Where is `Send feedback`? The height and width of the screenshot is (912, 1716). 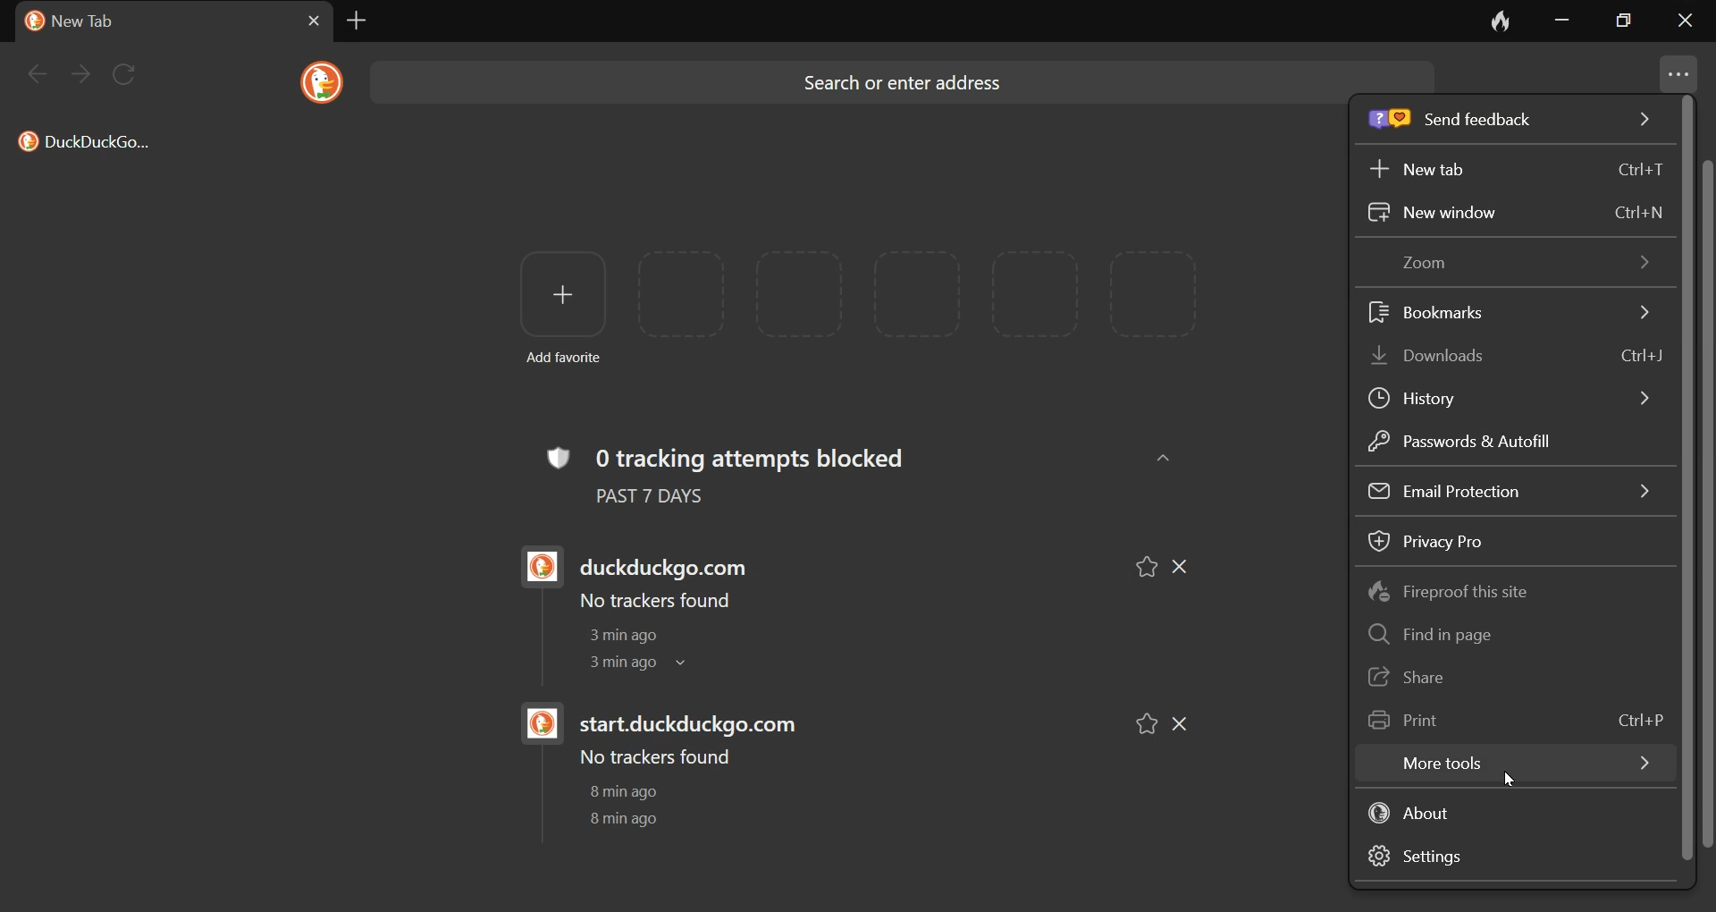
Send feedback is located at coordinates (1514, 123).